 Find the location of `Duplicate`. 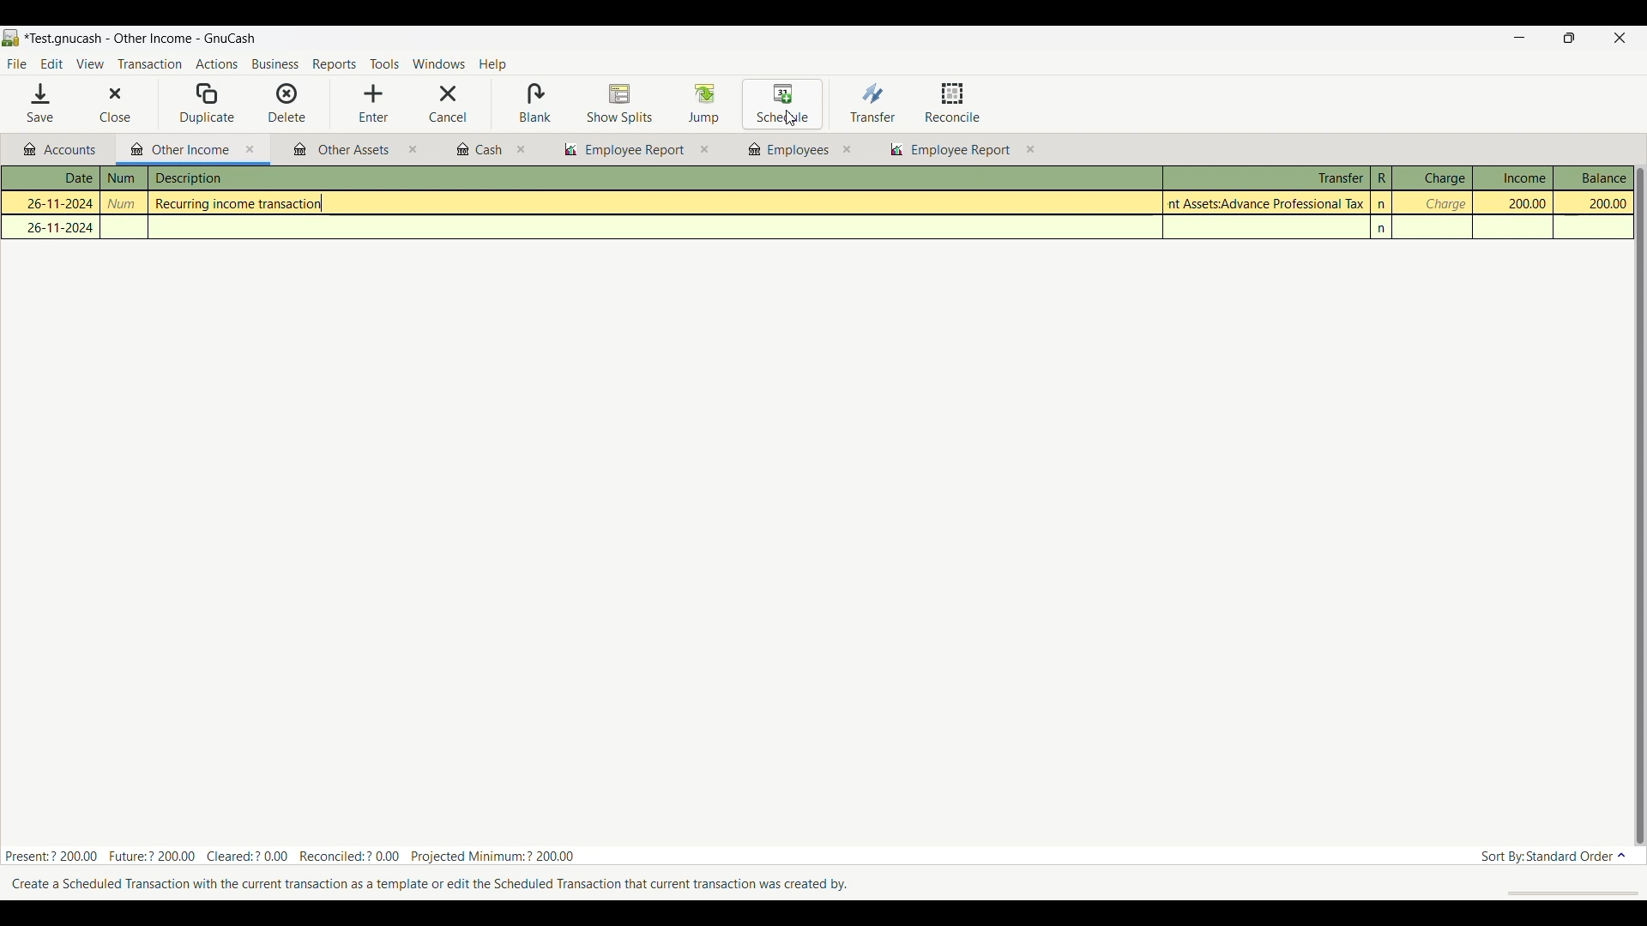

Duplicate is located at coordinates (208, 104).